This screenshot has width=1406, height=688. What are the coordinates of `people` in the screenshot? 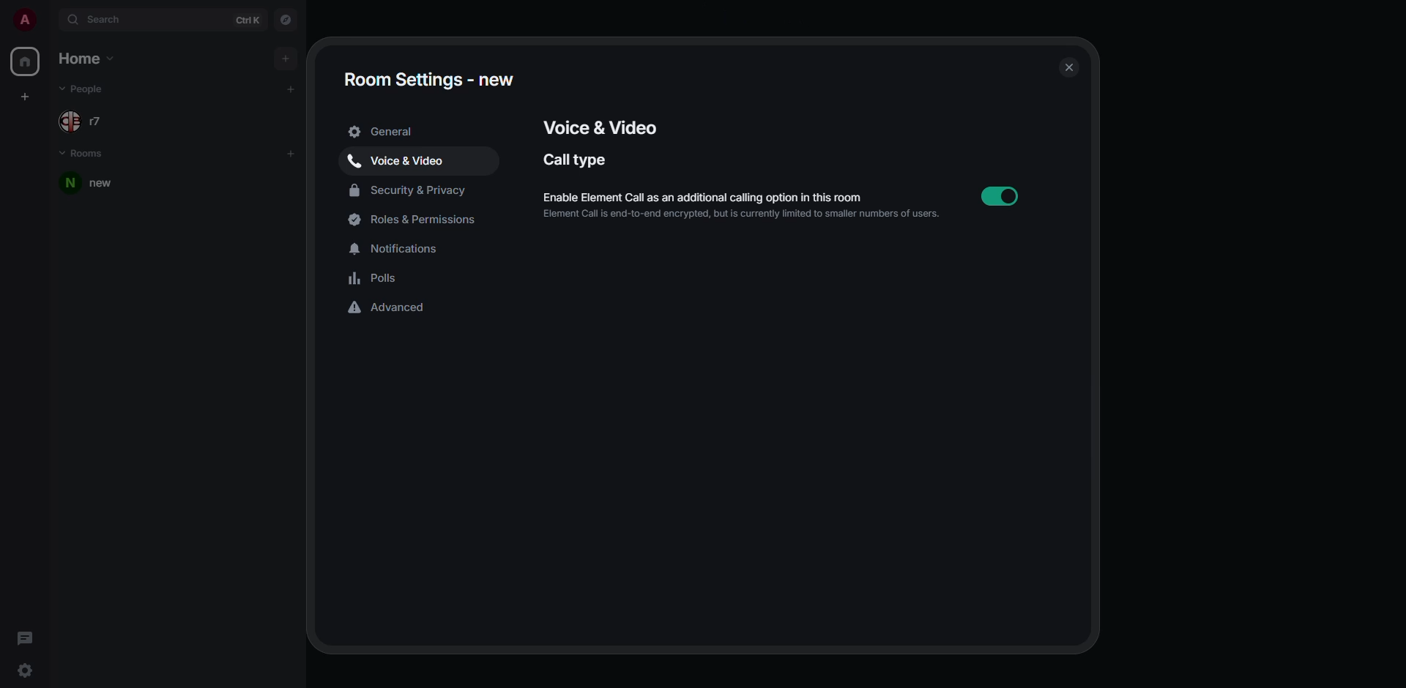 It's located at (90, 87).